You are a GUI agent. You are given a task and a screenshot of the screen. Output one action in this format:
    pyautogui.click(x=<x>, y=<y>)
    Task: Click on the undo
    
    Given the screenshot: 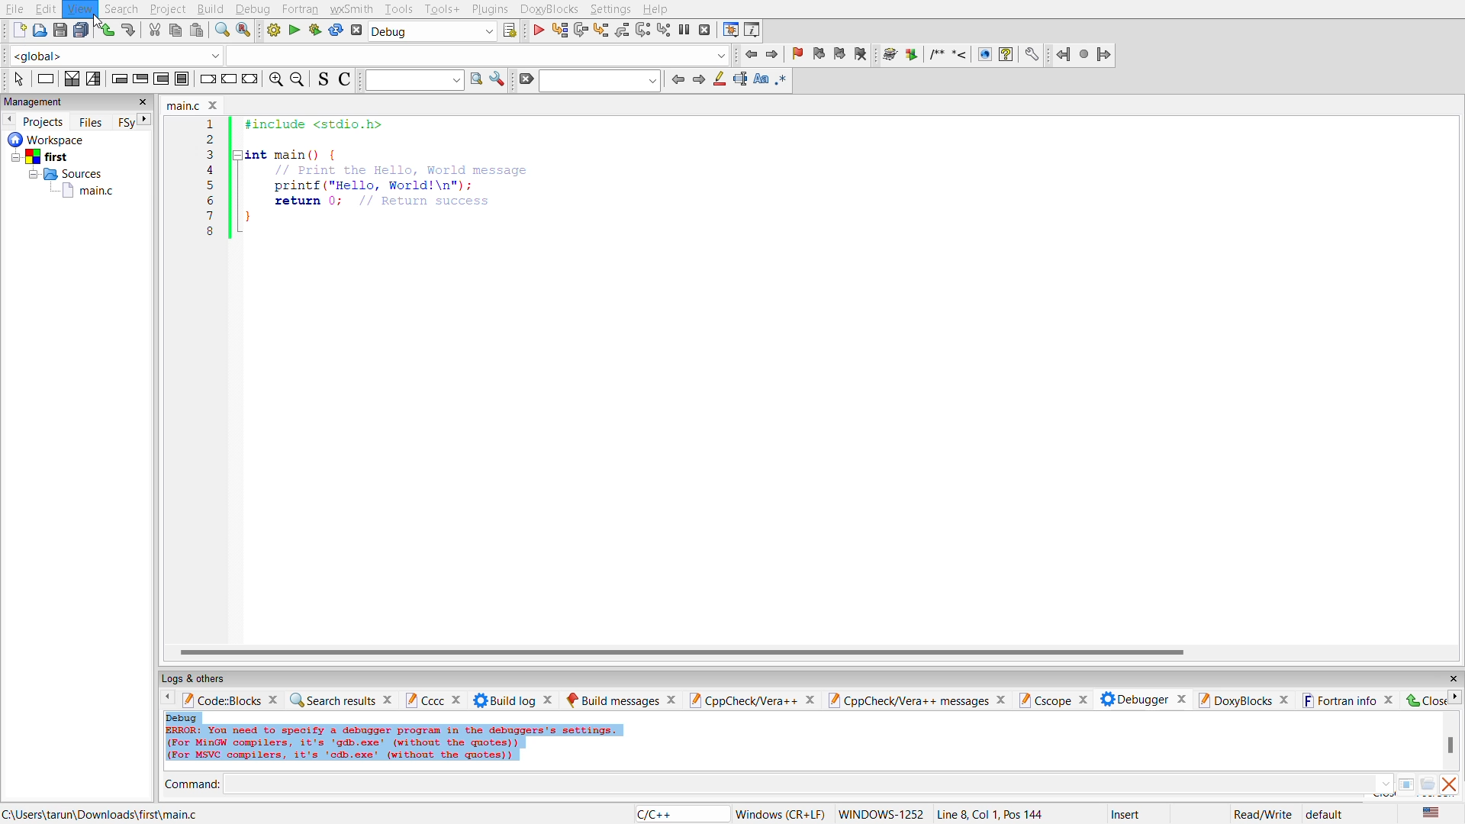 What is the action you would take?
    pyautogui.click(x=105, y=33)
    